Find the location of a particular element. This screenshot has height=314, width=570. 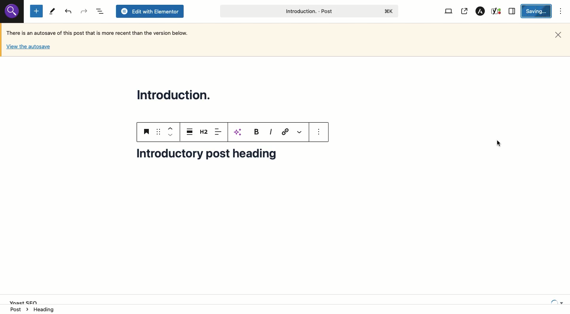

View autosave is located at coordinates (28, 48).